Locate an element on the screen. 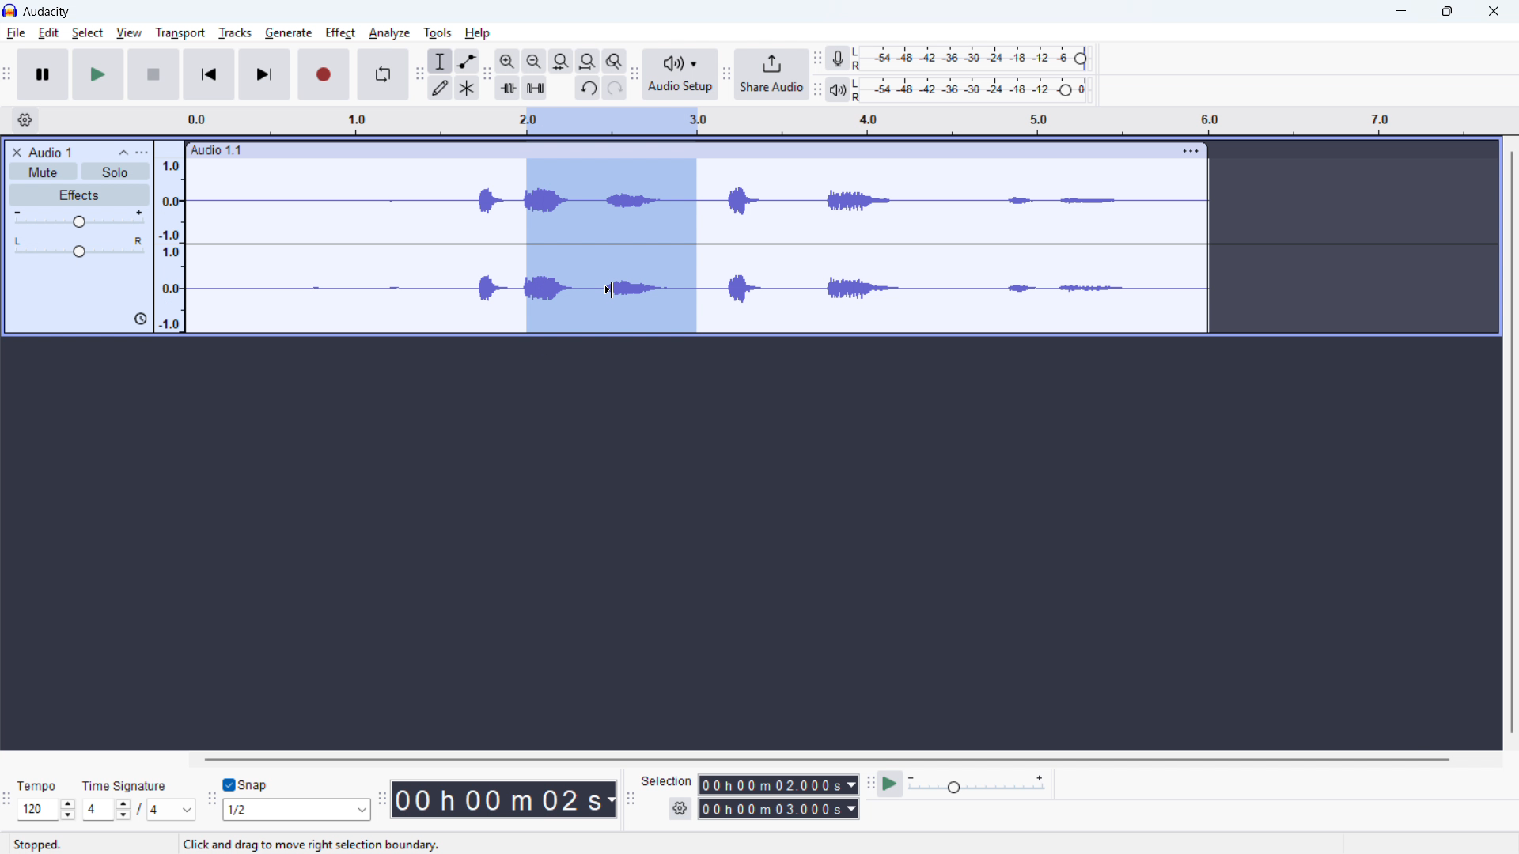  Stopped is located at coordinates (40, 844).